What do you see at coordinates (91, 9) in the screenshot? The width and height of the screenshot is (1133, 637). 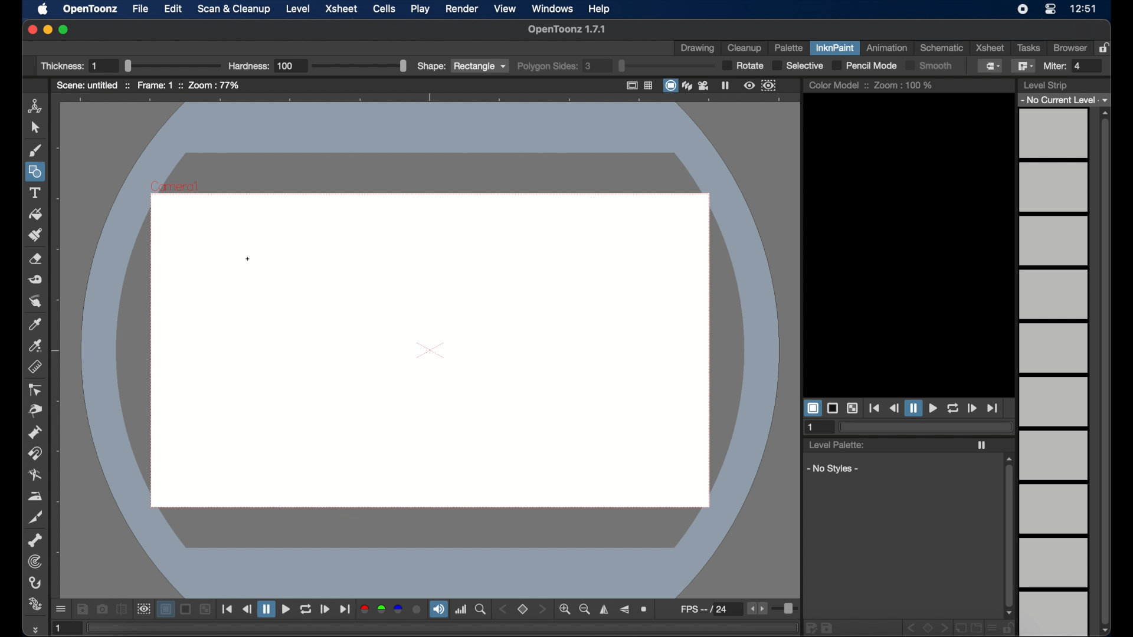 I see `opentoonz` at bounding box center [91, 9].